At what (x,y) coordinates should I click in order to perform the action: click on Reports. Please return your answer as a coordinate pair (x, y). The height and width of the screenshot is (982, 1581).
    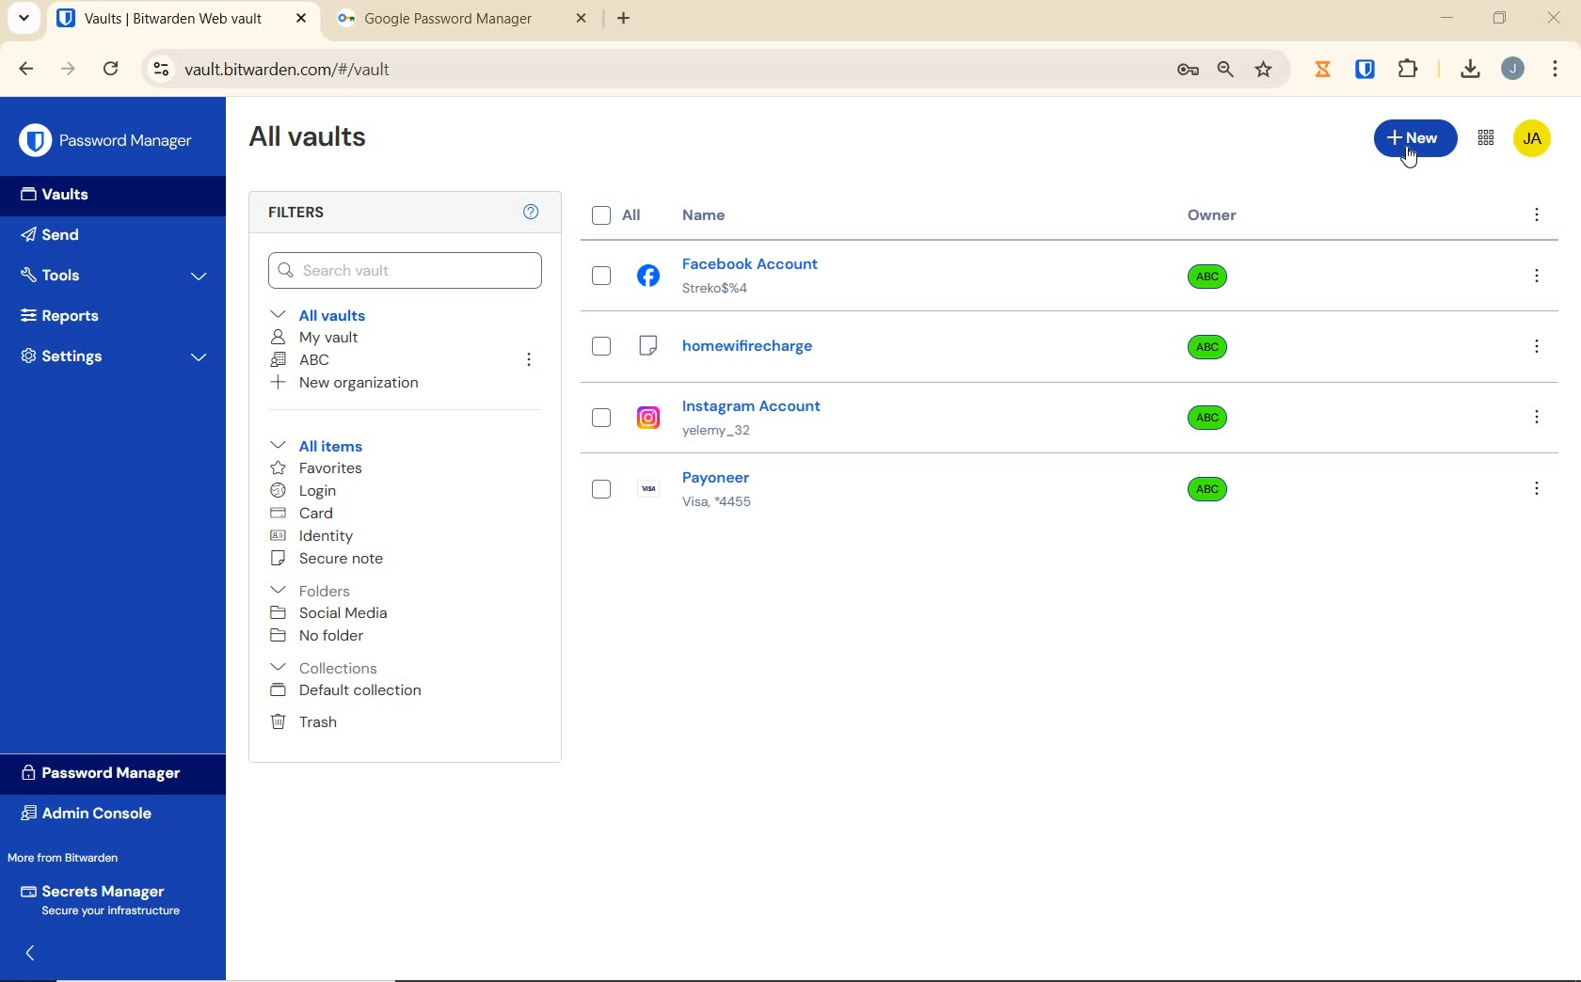
    Looking at the image, I should click on (82, 311).